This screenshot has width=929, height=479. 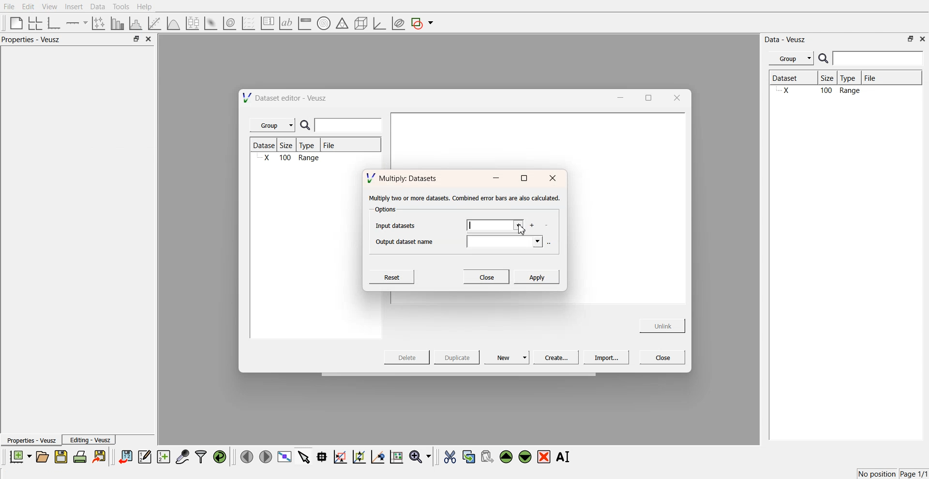 I want to click on move  the selected widgets down, so click(x=525, y=456).